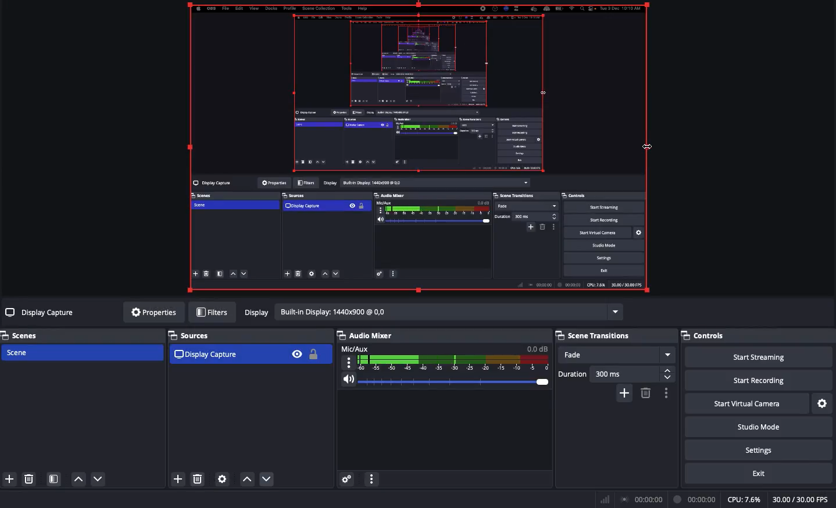 This screenshot has width=836, height=508. What do you see at coordinates (442, 382) in the screenshot?
I see `Volume` at bounding box center [442, 382].